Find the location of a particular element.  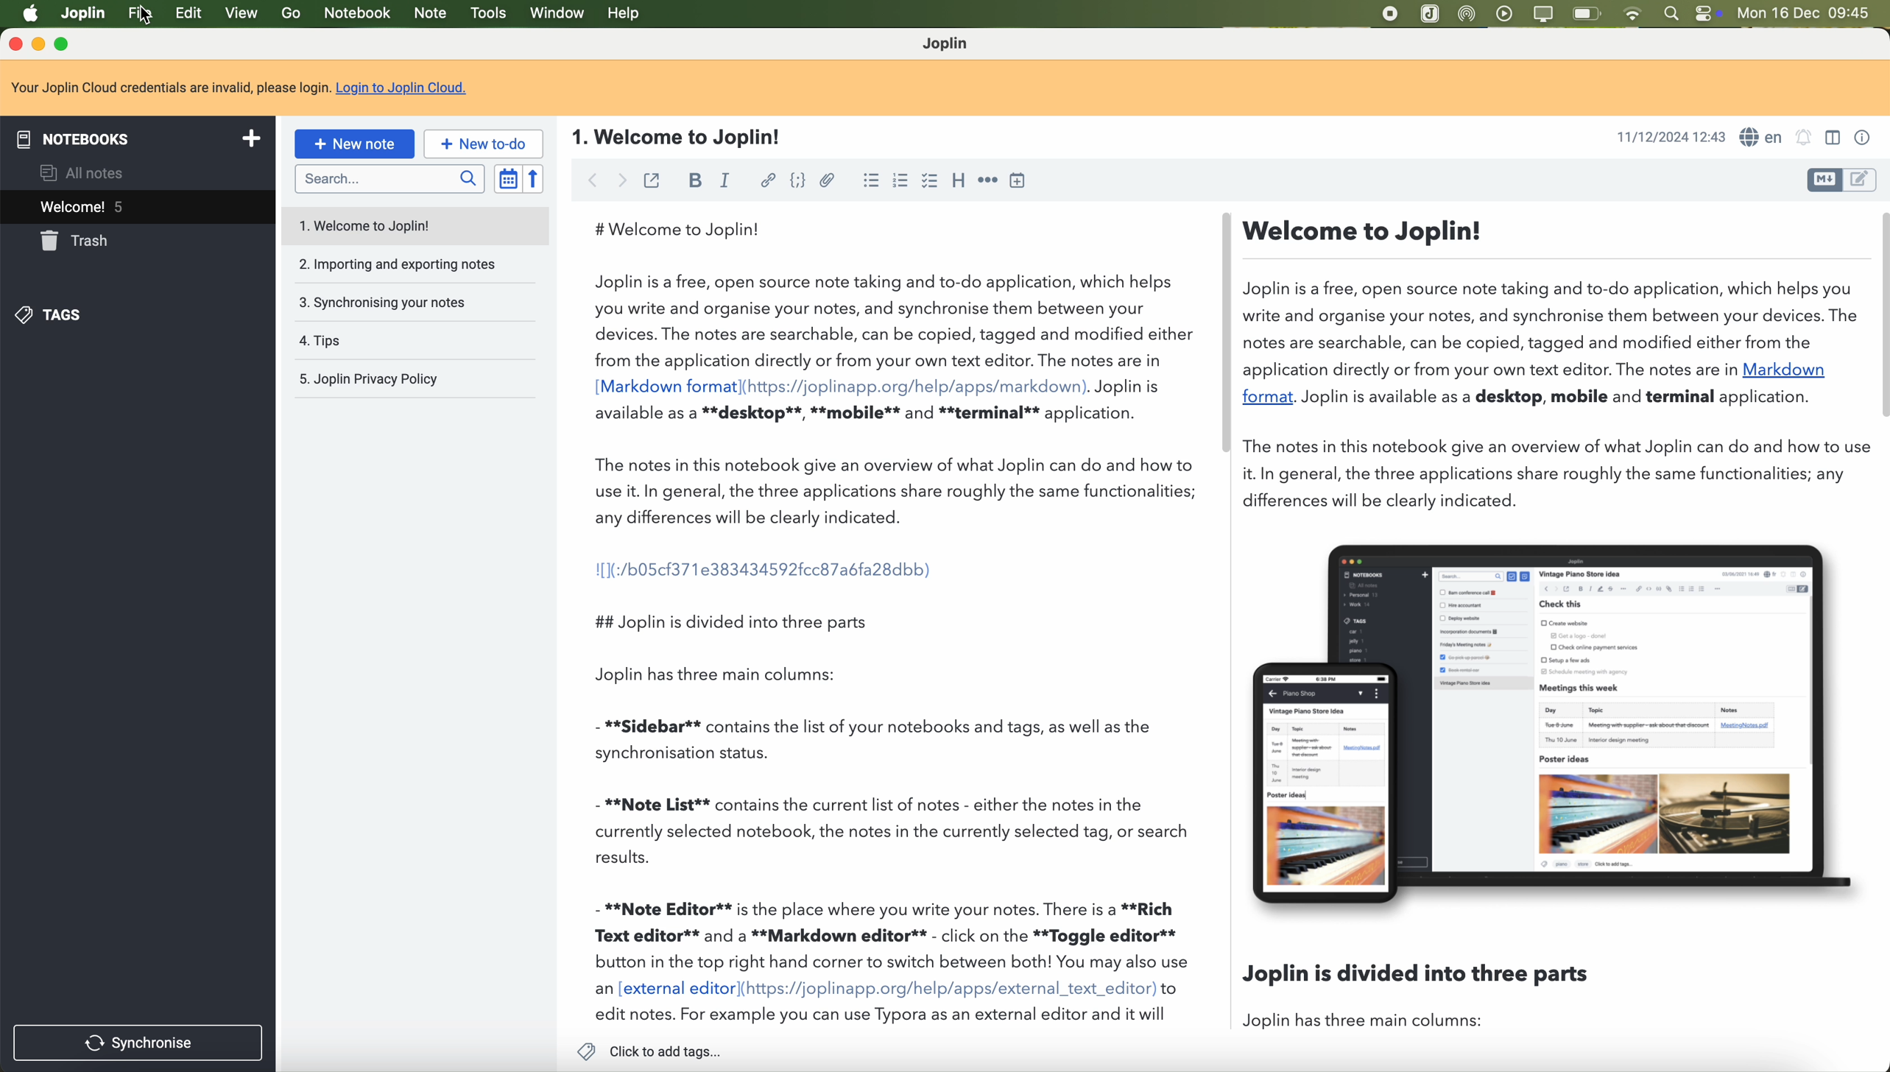

tags is located at coordinates (60, 316).